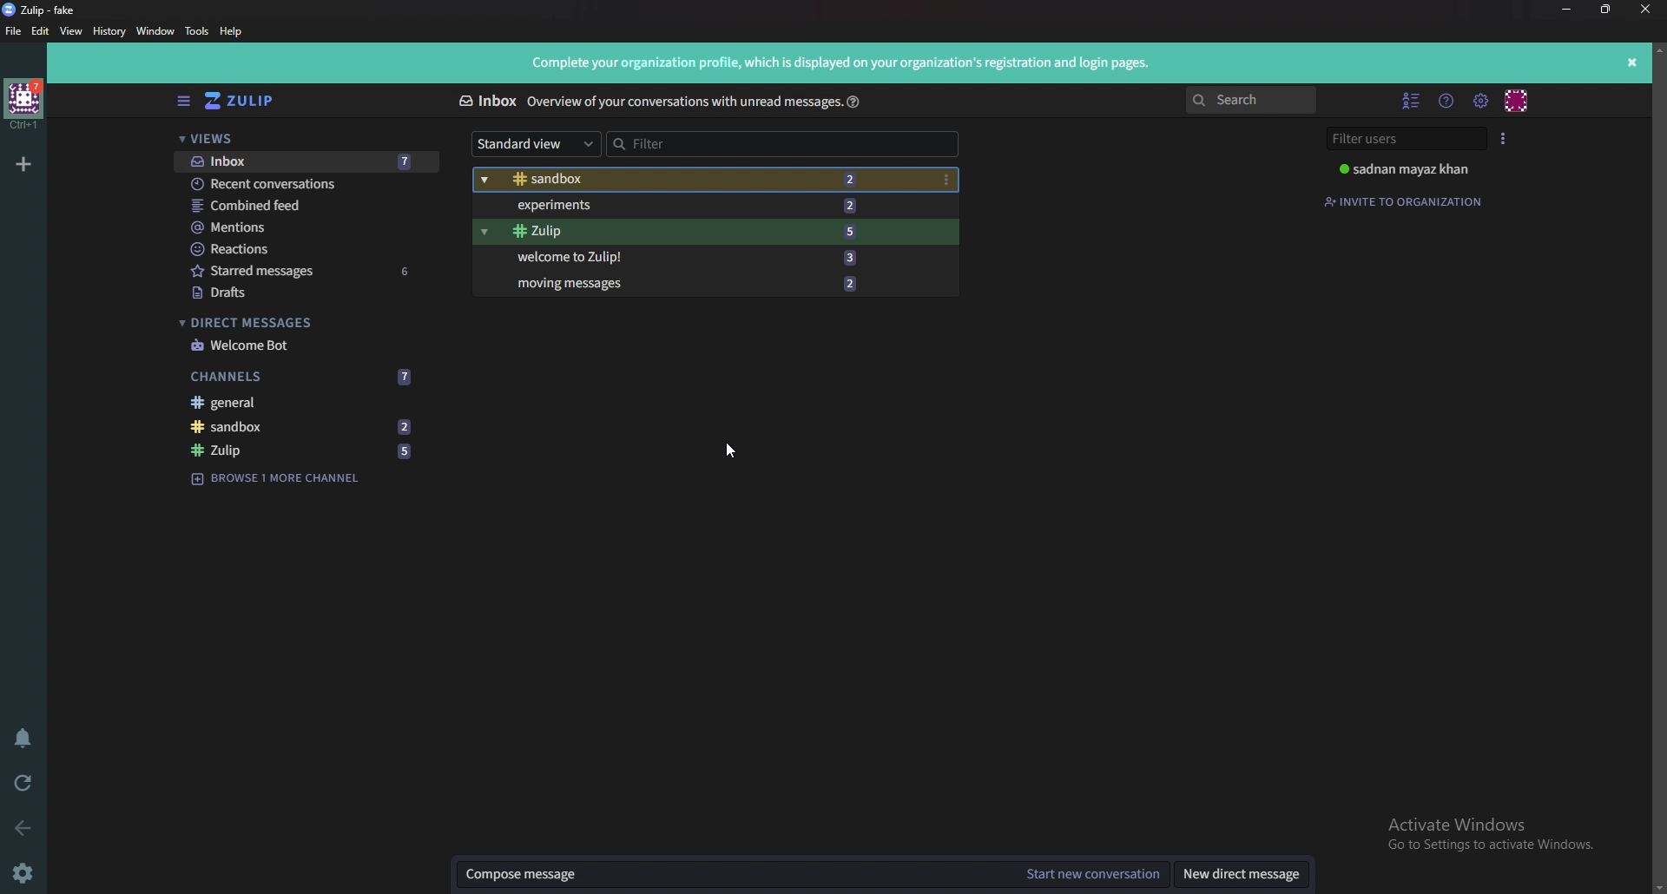 This screenshot has width=1667, height=894. I want to click on Help, so click(232, 31).